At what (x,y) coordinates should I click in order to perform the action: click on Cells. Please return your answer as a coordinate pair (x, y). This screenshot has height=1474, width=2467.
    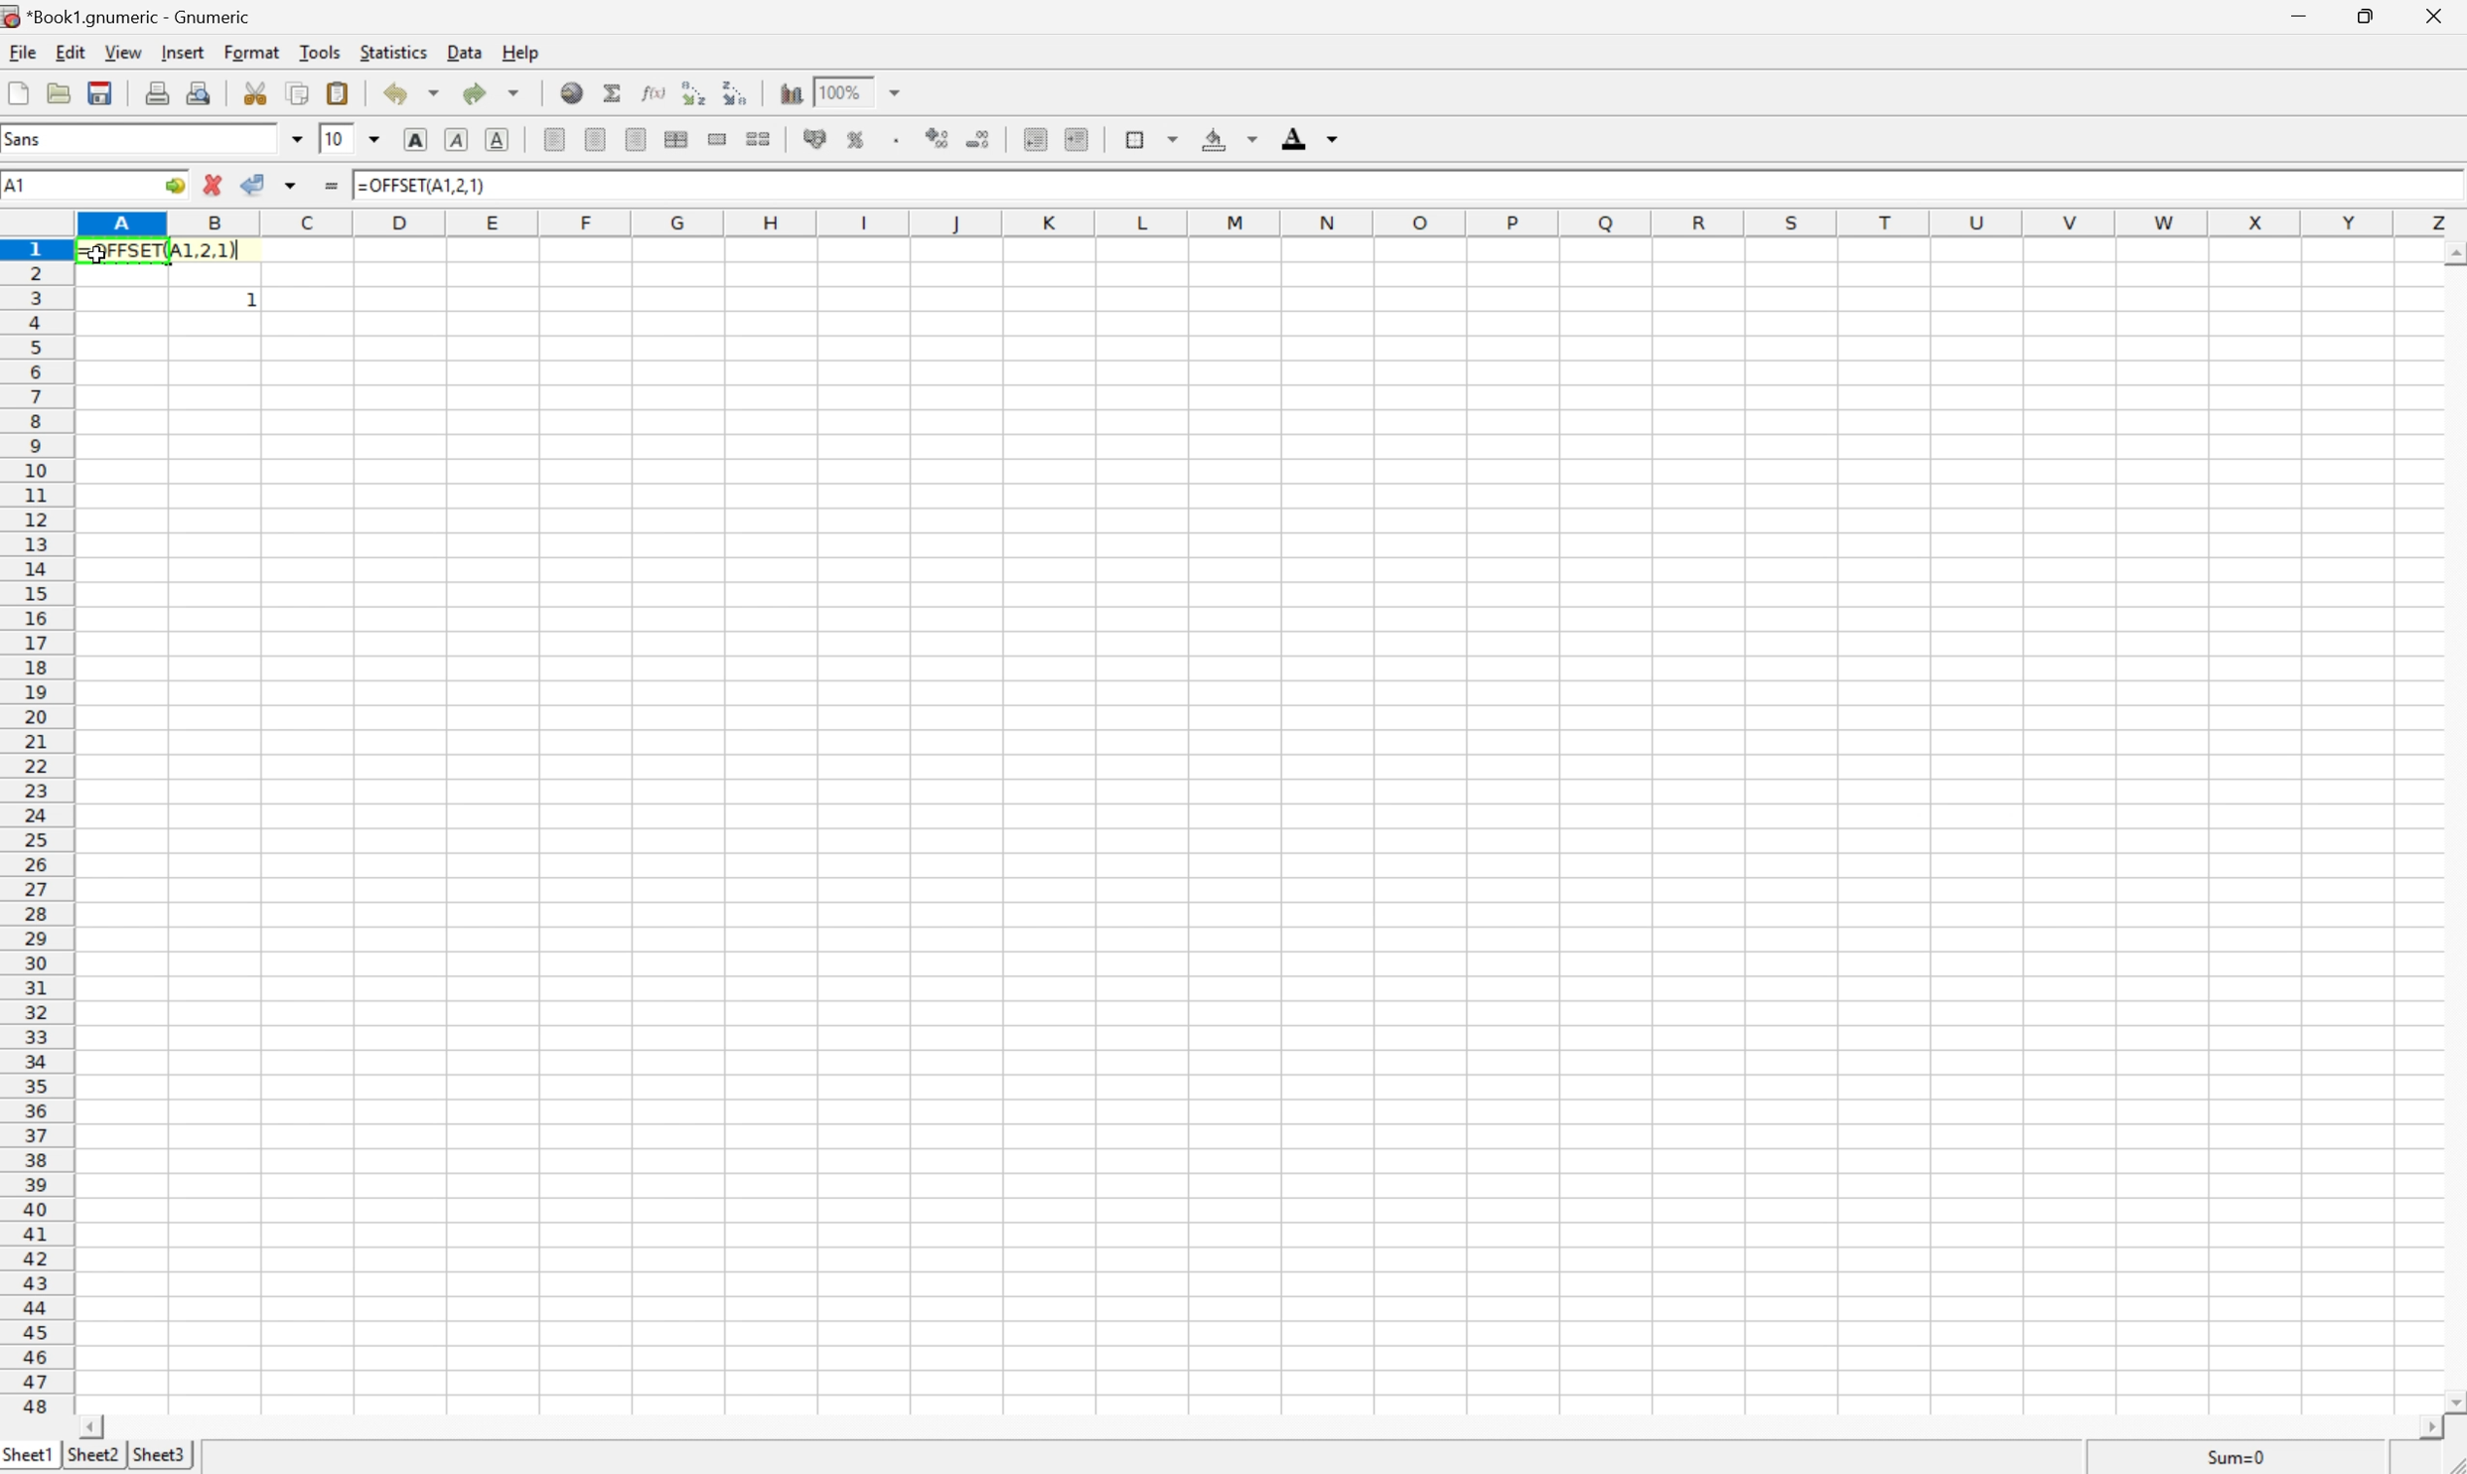
    Looking at the image, I should click on (1262, 879).